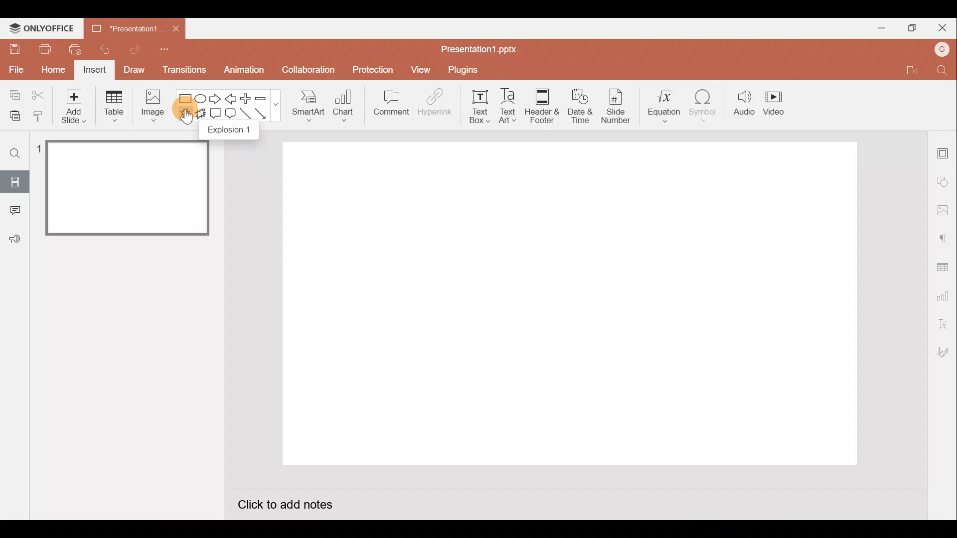 The image size is (957, 538). What do you see at coordinates (372, 66) in the screenshot?
I see `Protection` at bounding box center [372, 66].